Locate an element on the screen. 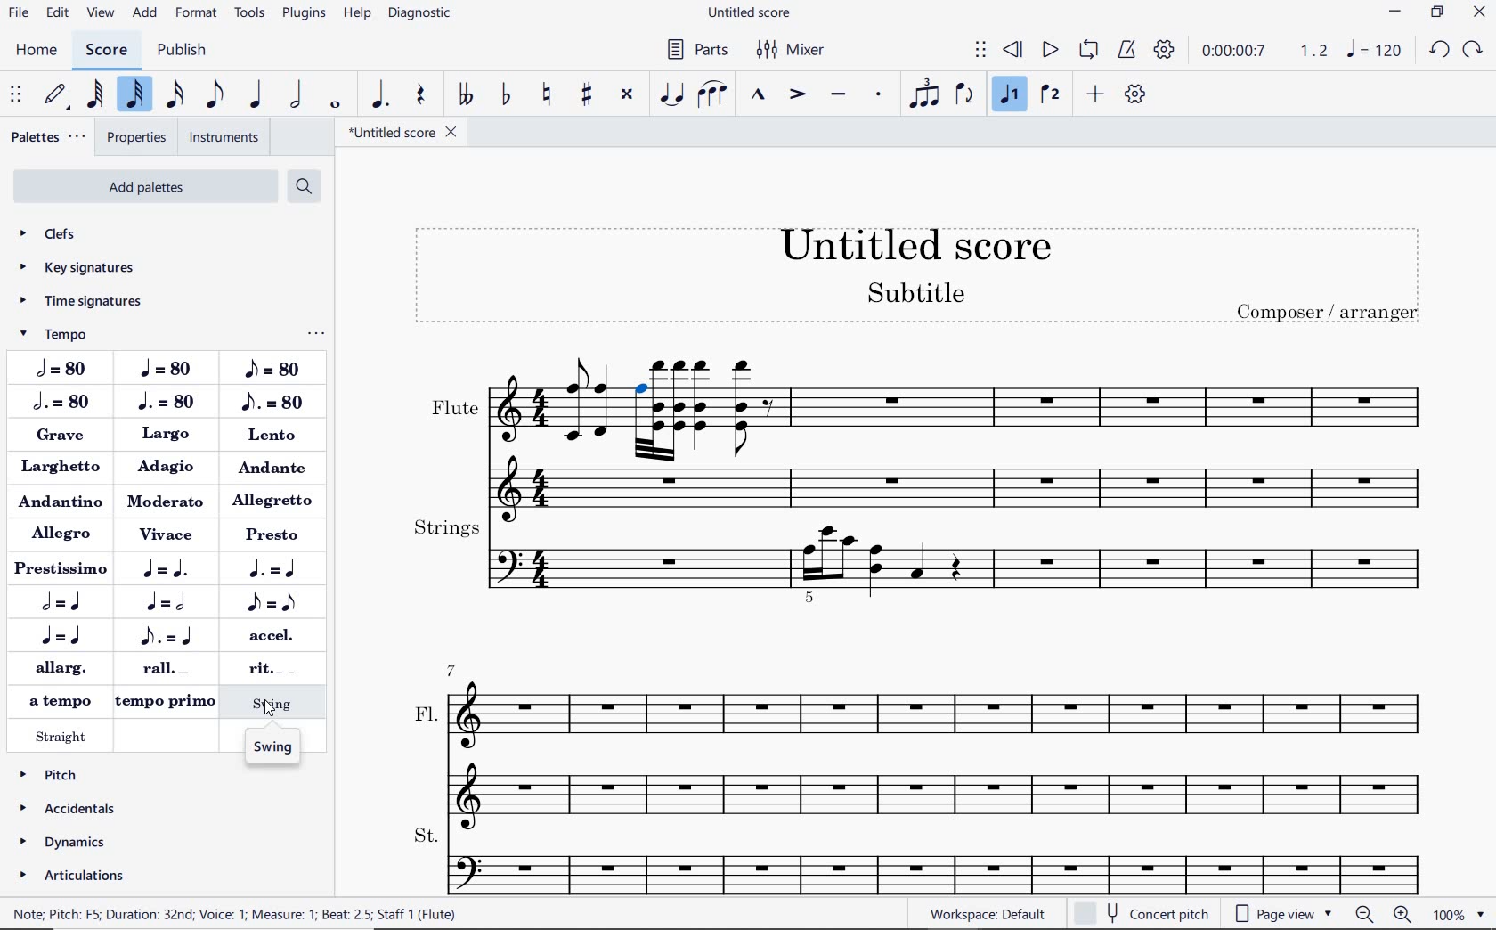 The height and width of the screenshot is (930, 1496). concert pitch is located at coordinates (1142, 914).